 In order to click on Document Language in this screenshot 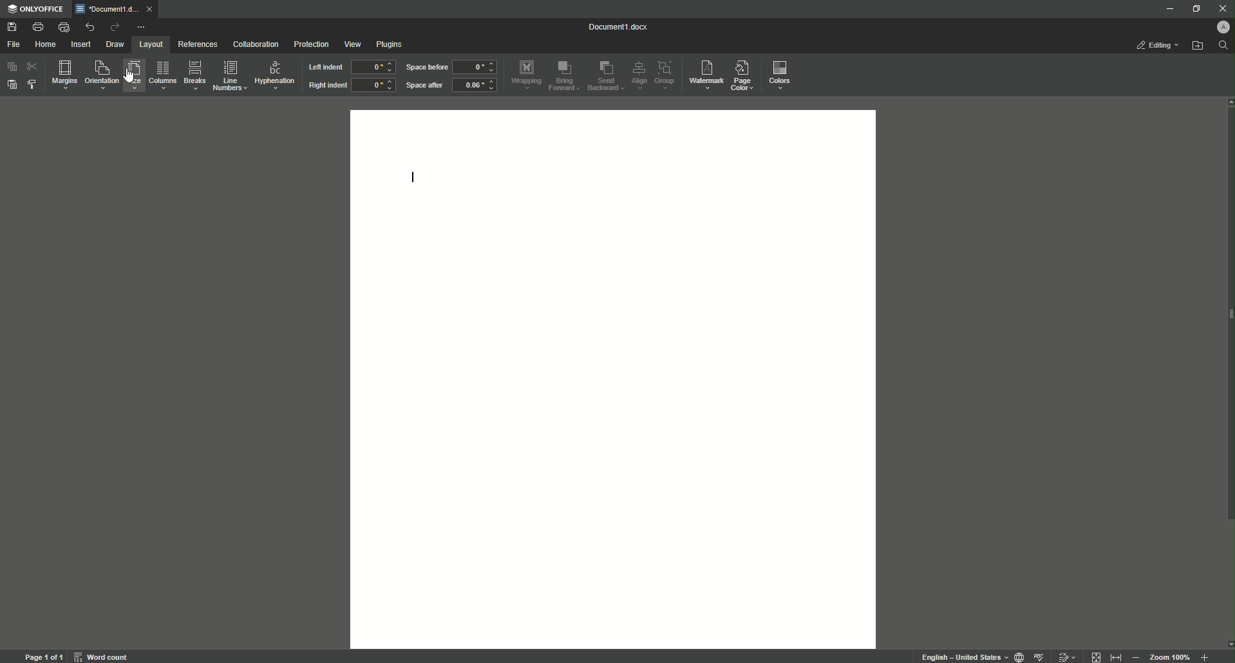, I will do `click(1017, 656)`.